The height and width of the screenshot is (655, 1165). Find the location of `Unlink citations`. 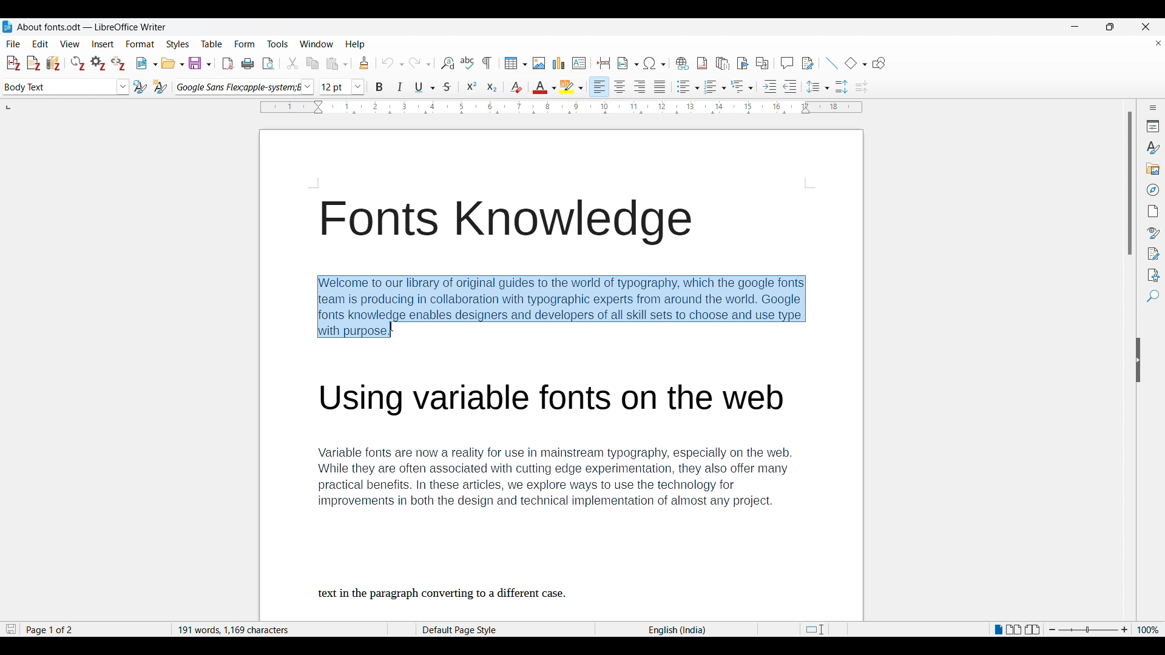

Unlink citations is located at coordinates (118, 63).